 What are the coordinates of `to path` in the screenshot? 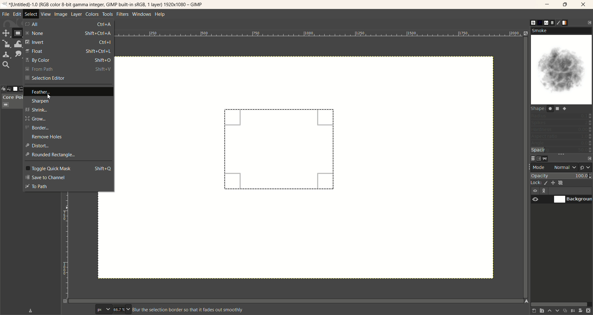 It's located at (67, 186).